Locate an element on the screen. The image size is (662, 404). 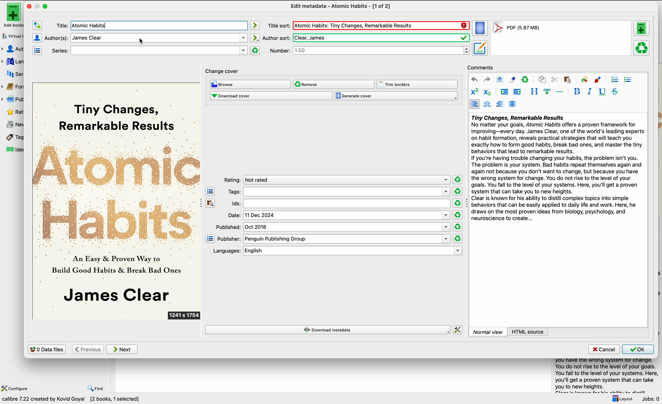
align left is located at coordinates (474, 104).